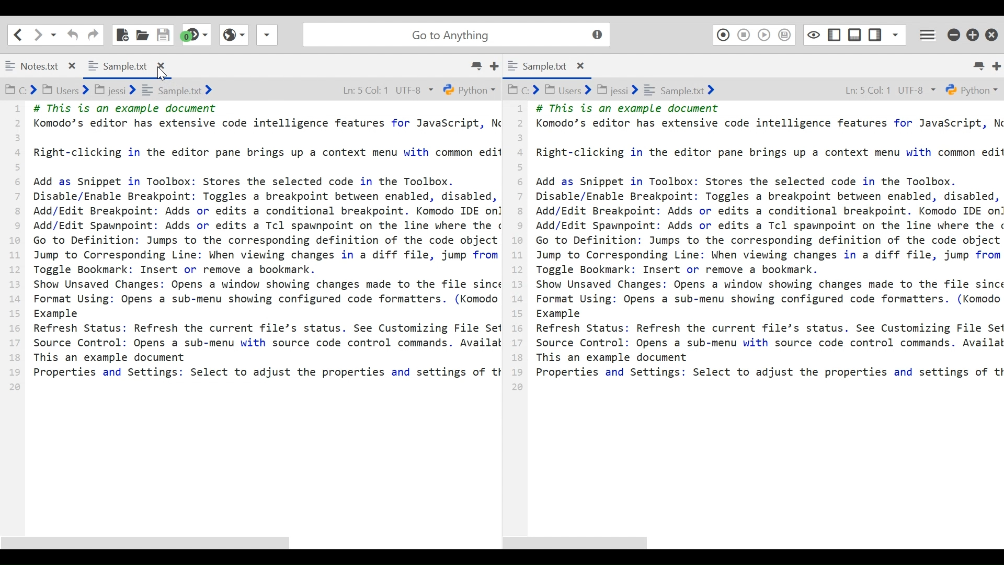 This screenshot has width=1004, height=565. Describe the element at coordinates (550, 66) in the screenshot. I see `Sample.txt  ` at that location.